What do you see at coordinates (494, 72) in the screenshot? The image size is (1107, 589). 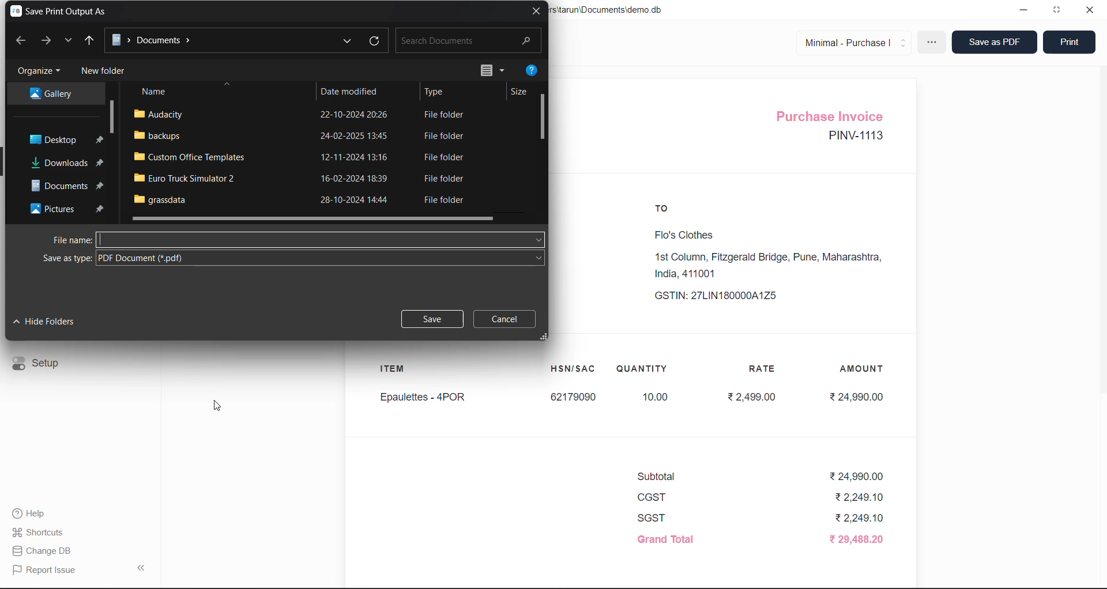 I see `change your view` at bounding box center [494, 72].